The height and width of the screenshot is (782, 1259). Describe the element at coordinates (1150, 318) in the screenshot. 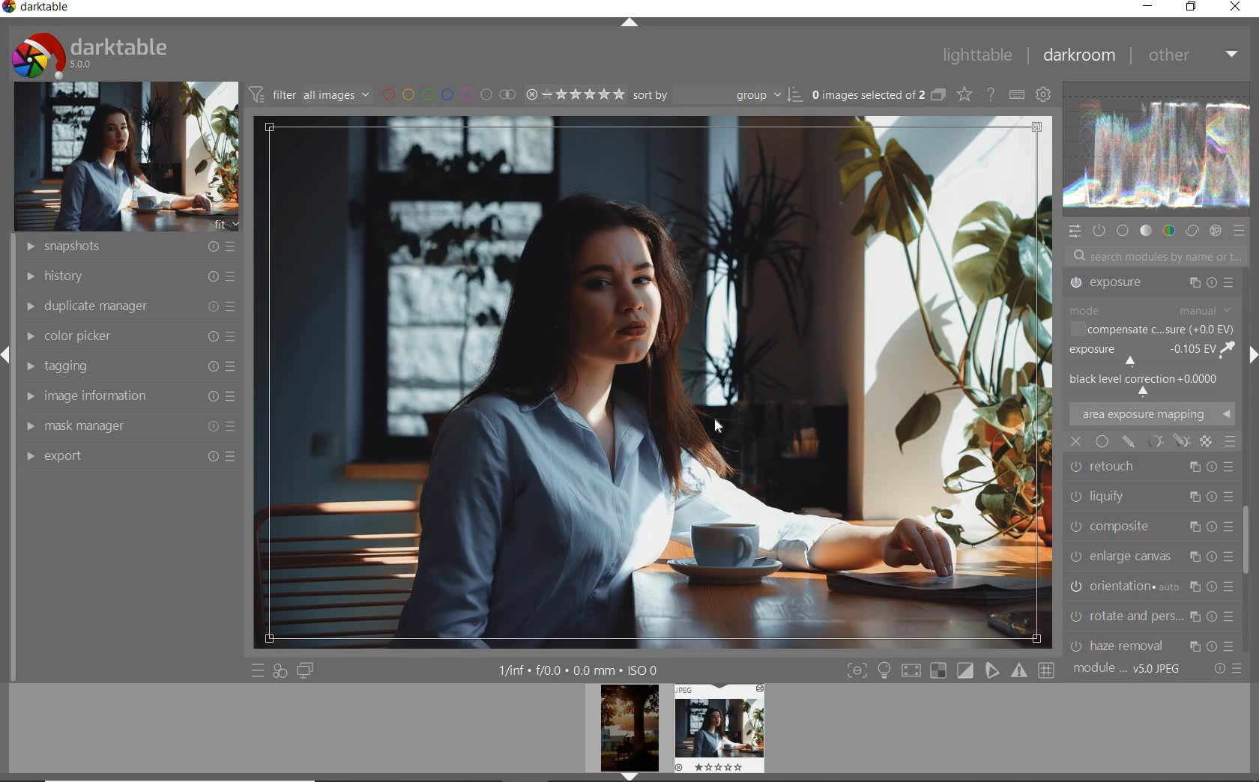

I see `TONE EQUALIZER` at that location.